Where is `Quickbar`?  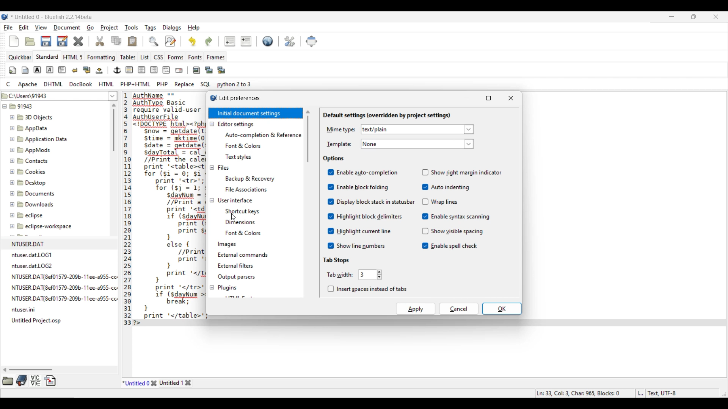
Quickbar is located at coordinates (20, 57).